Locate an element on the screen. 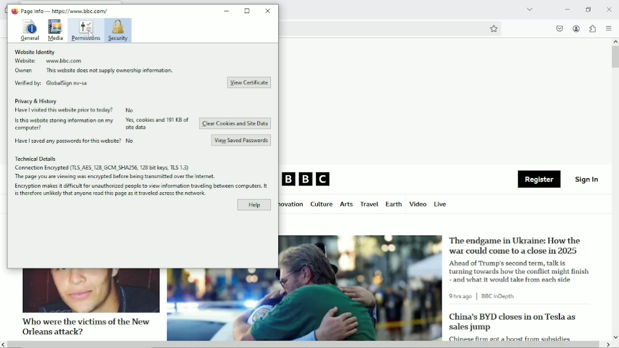 The image size is (619, 348). Website Identity is located at coordinates (36, 51).